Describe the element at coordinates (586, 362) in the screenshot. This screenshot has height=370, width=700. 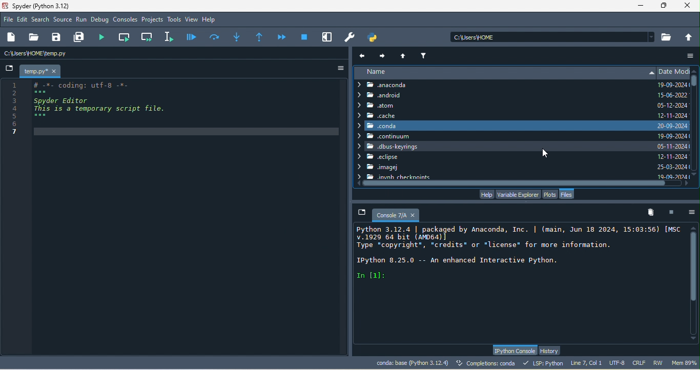
I see `line 7, col 1` at that location.